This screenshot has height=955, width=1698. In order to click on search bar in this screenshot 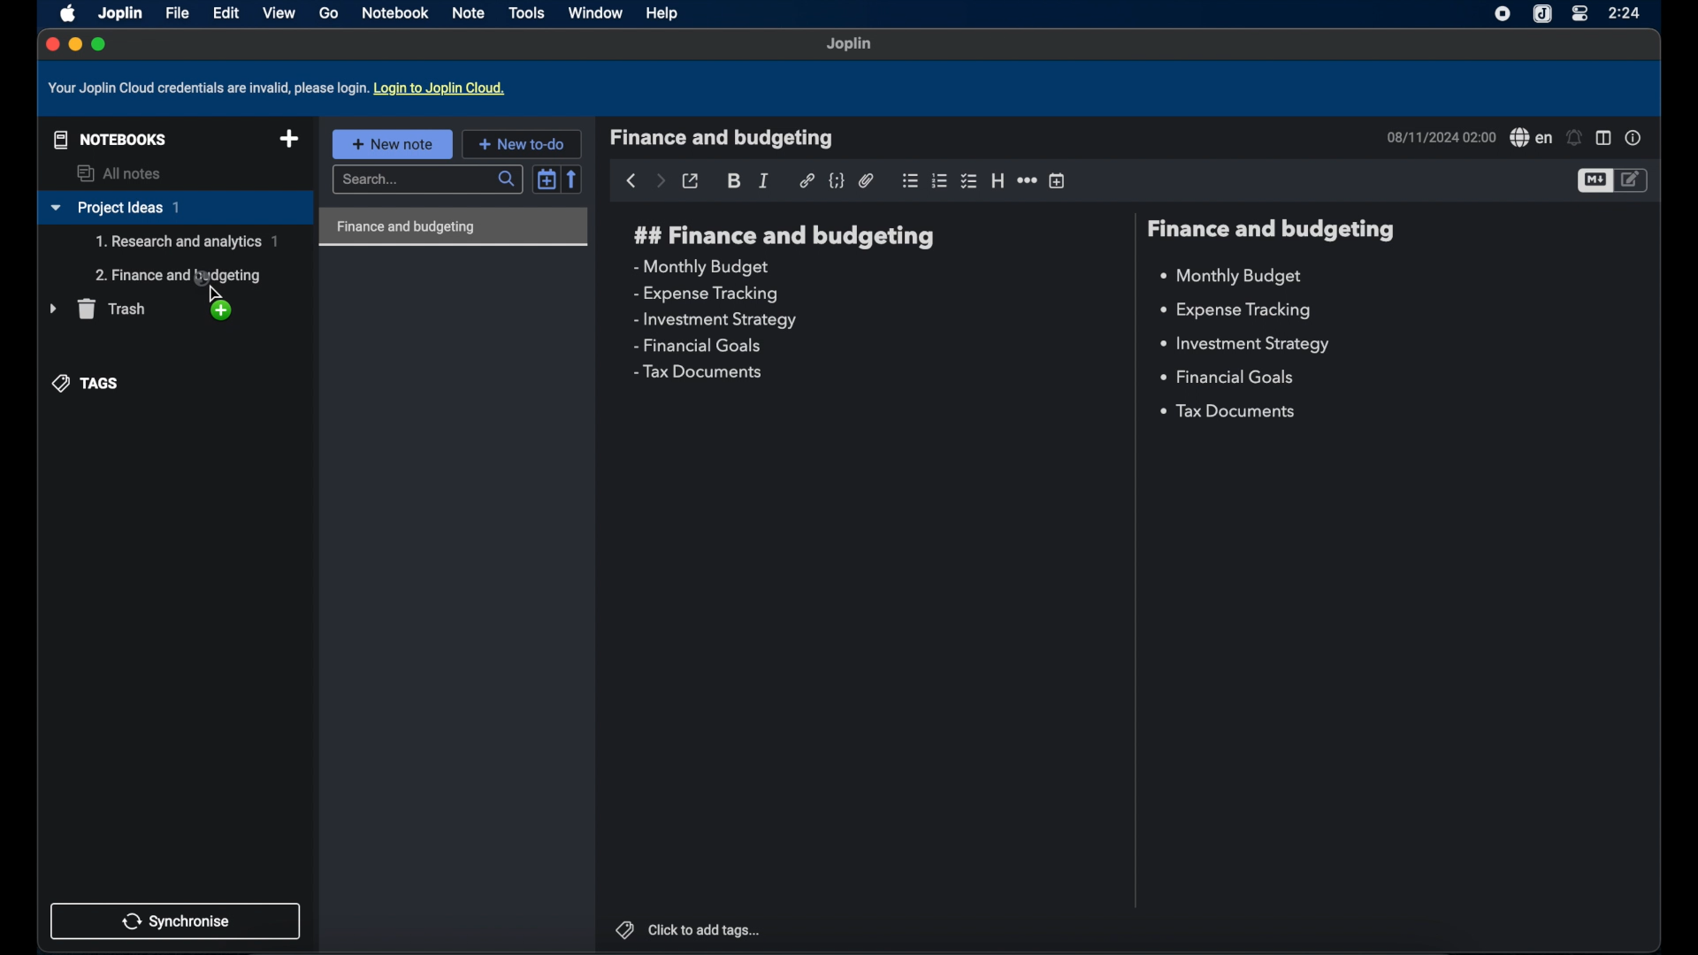, I will do `click(430, 180)`.